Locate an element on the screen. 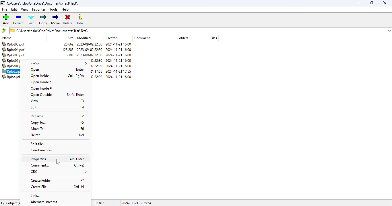 The height and width of the screenshot is (206, 392). shortcut for rename is located at coordinates (82, 116).